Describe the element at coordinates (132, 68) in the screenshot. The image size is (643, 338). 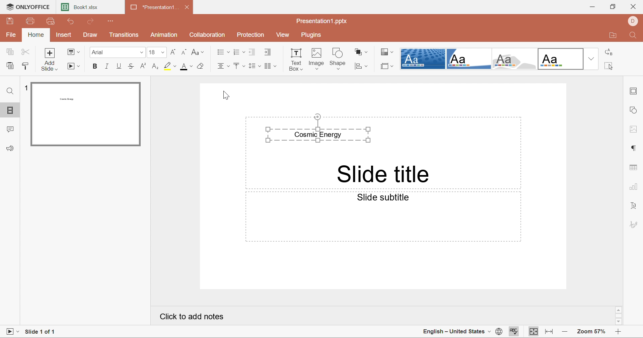
I see `Strikethrough` at that location.